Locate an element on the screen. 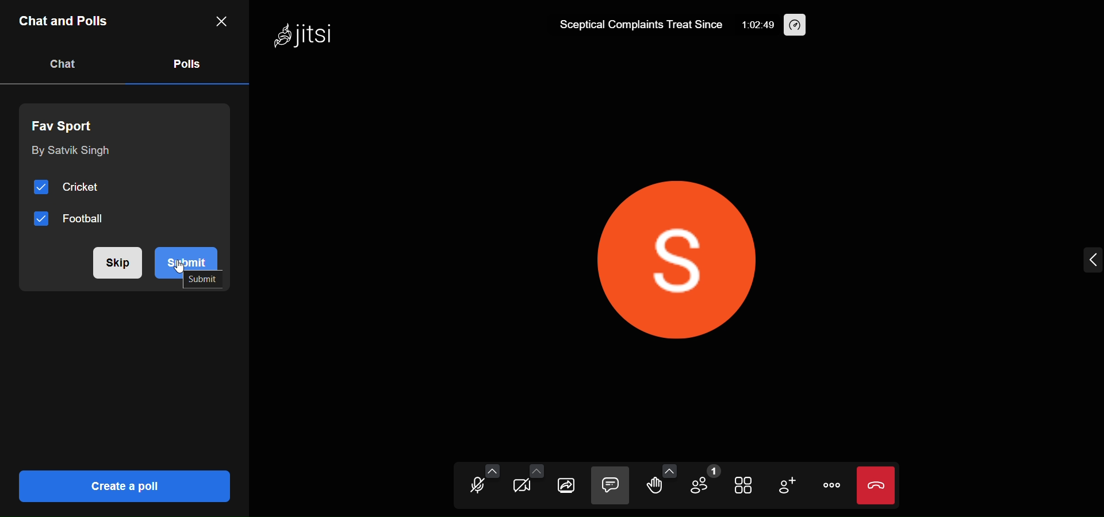  select is located at coordinates (208, 282).